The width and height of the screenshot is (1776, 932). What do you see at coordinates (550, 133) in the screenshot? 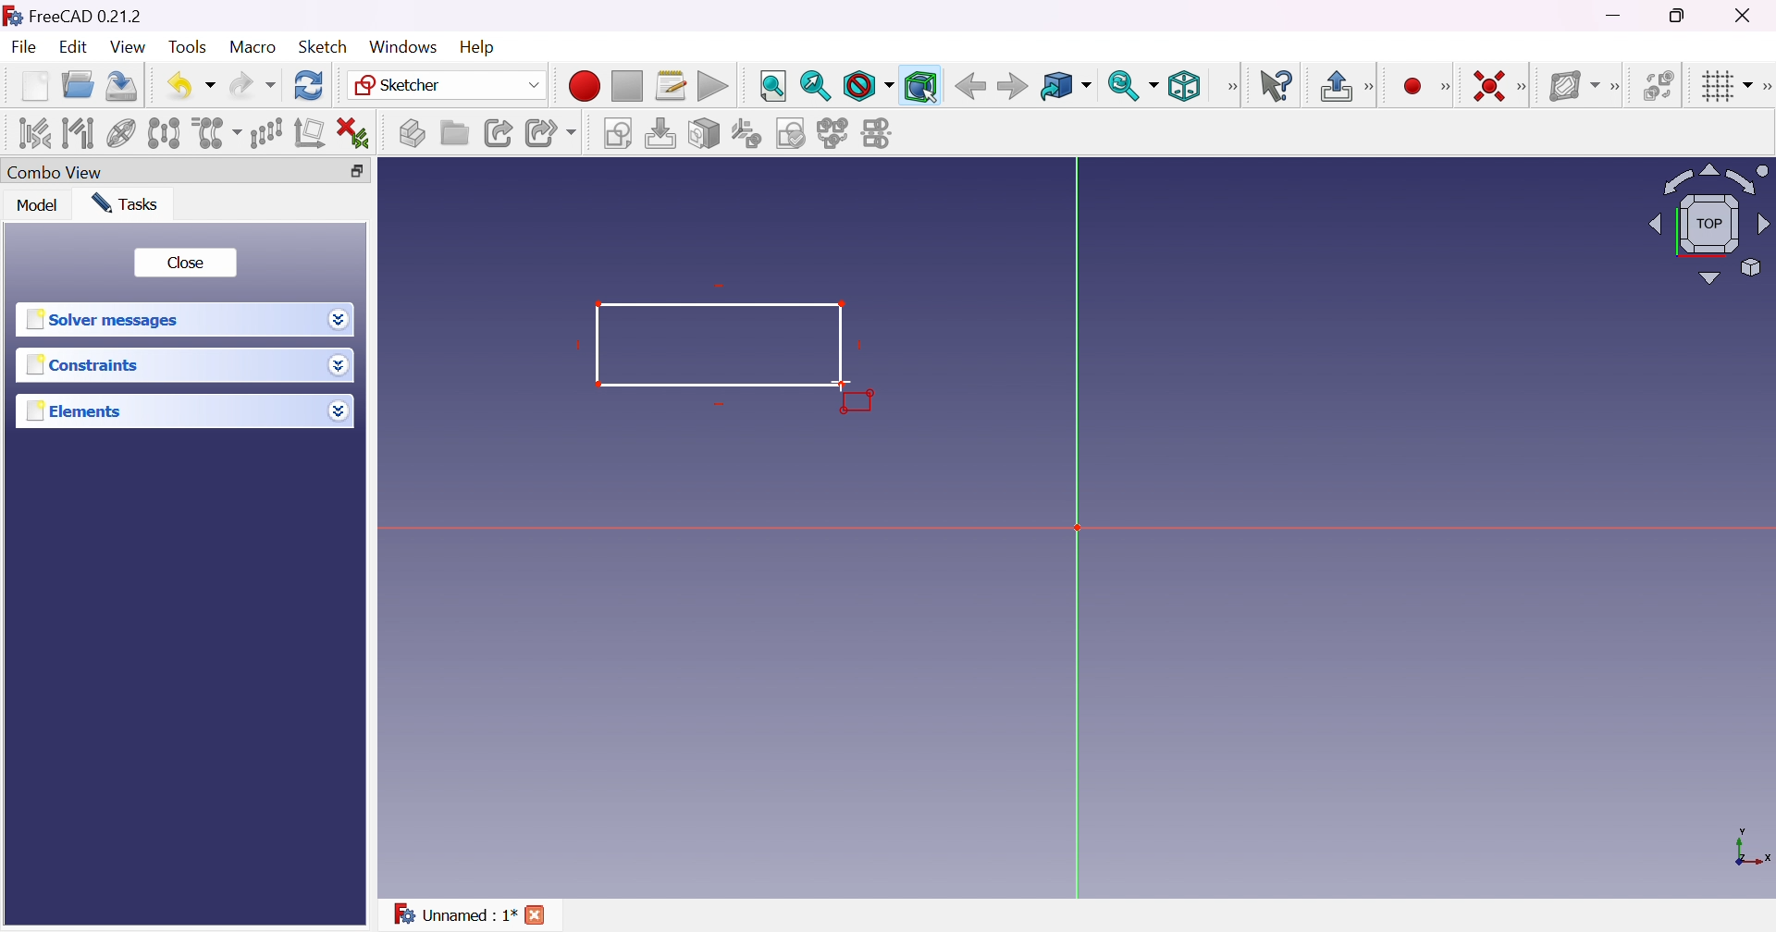
I see `Make sub-link` at bounding box center [550, 133].